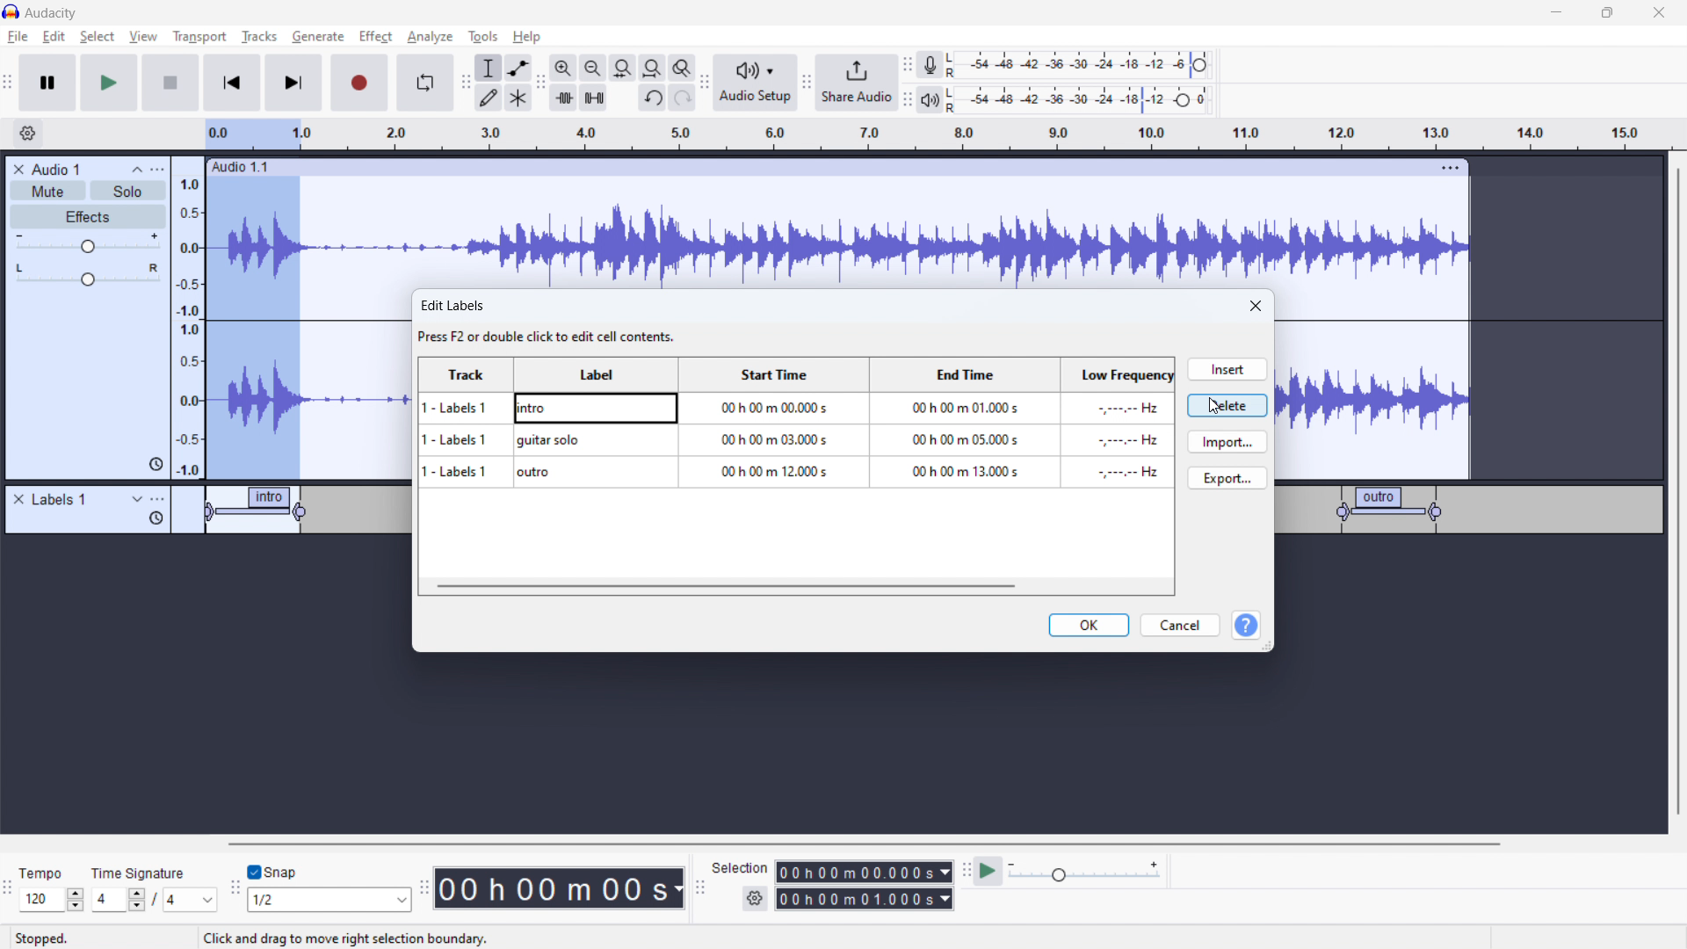 Image resolution: width=1687 pixels, height=949 pixels. I want to click on label 1, so click(260, 512).